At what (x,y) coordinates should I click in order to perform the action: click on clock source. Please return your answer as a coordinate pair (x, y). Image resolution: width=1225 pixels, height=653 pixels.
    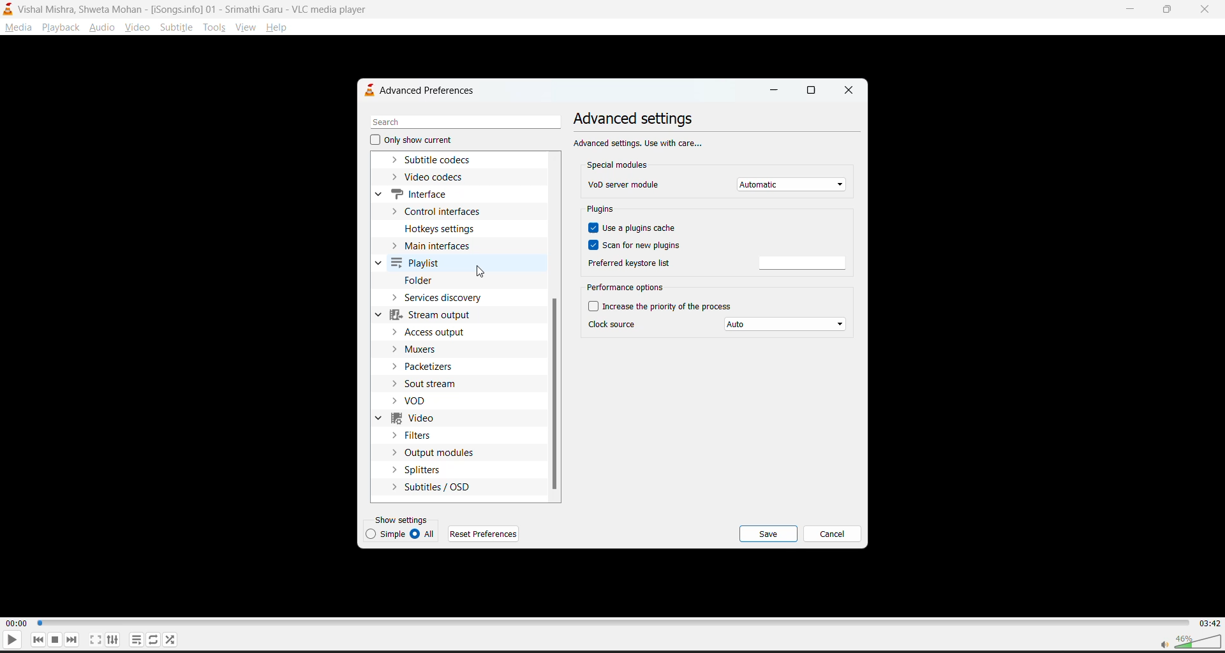
    Looking at the image, I should click on (616, 325).